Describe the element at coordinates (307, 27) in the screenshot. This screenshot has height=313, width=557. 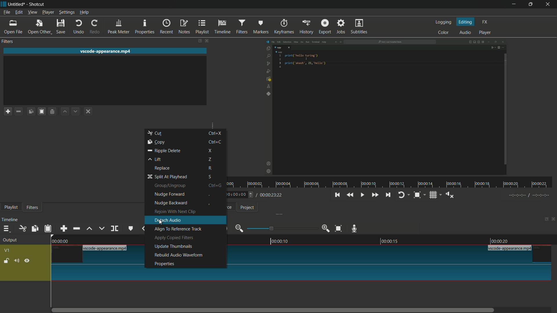
I see `history` at that location.